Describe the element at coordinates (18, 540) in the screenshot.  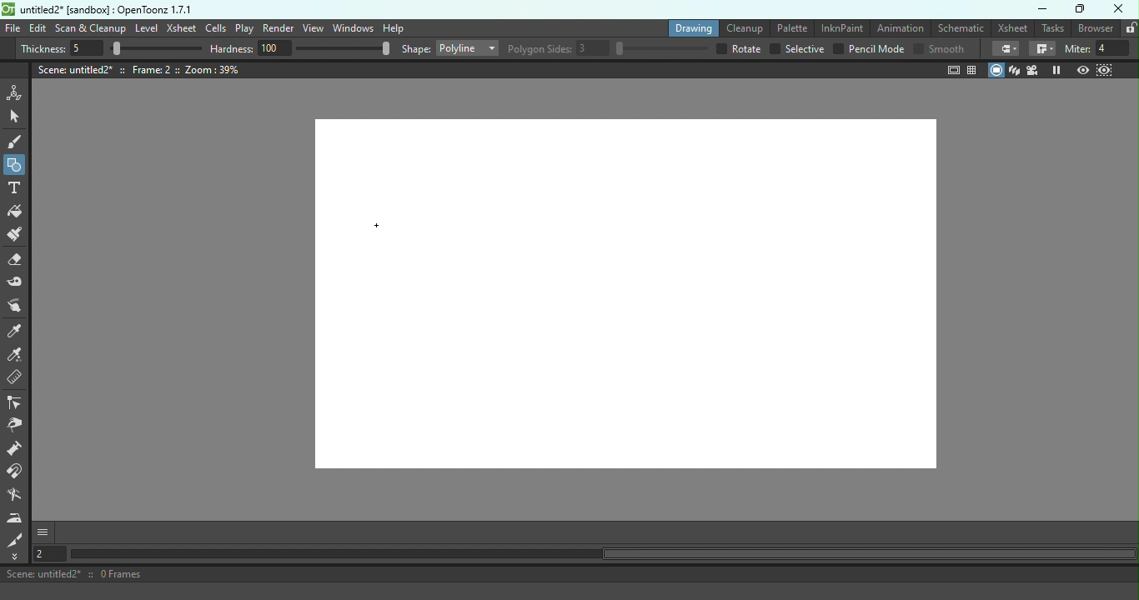
I see `Cutter tool` at that location.